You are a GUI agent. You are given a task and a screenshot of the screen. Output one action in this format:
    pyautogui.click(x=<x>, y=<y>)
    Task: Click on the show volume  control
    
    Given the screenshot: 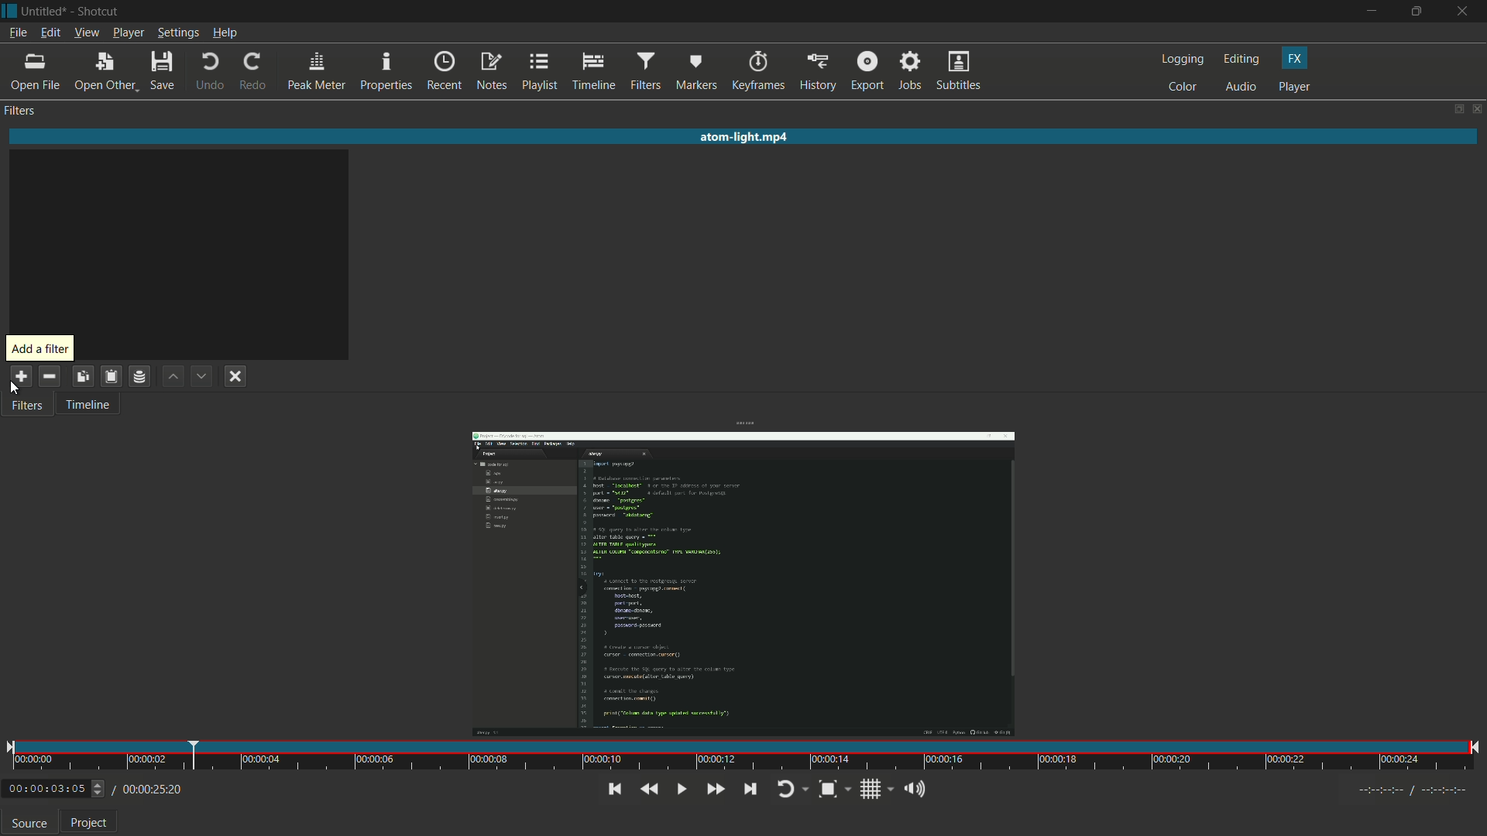 What is the action you would take?
    pyautogui.click(x=914, y=790)
    